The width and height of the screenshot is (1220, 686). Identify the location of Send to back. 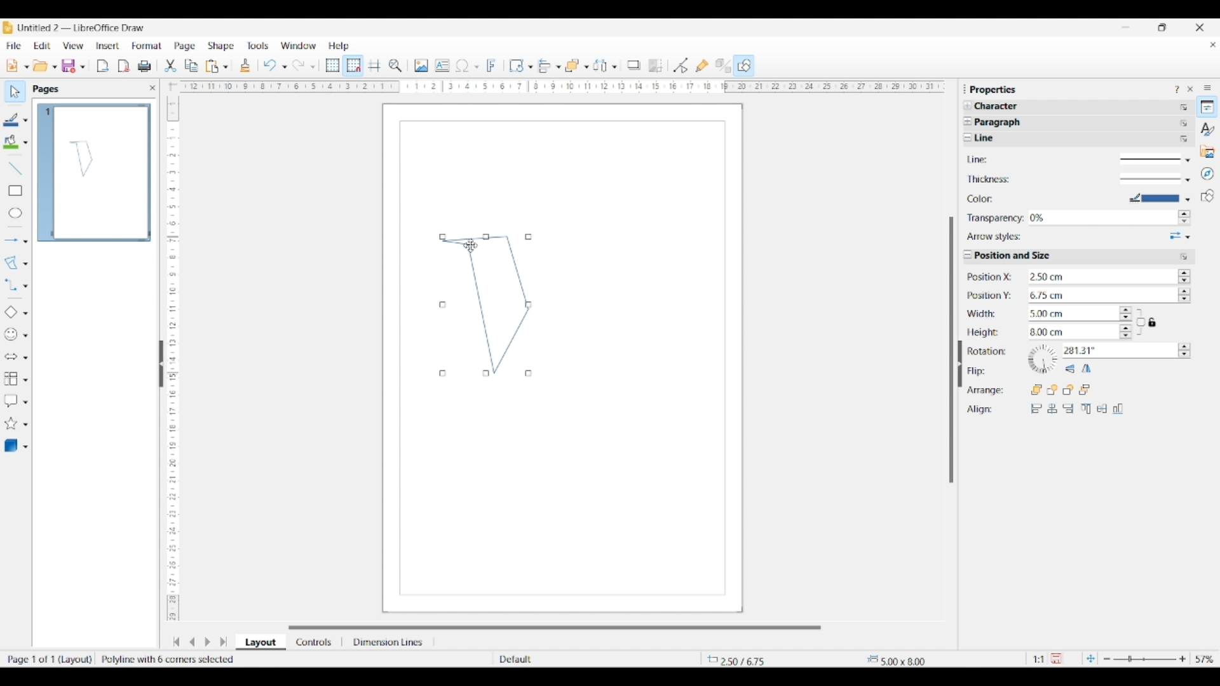
(1085, 389).